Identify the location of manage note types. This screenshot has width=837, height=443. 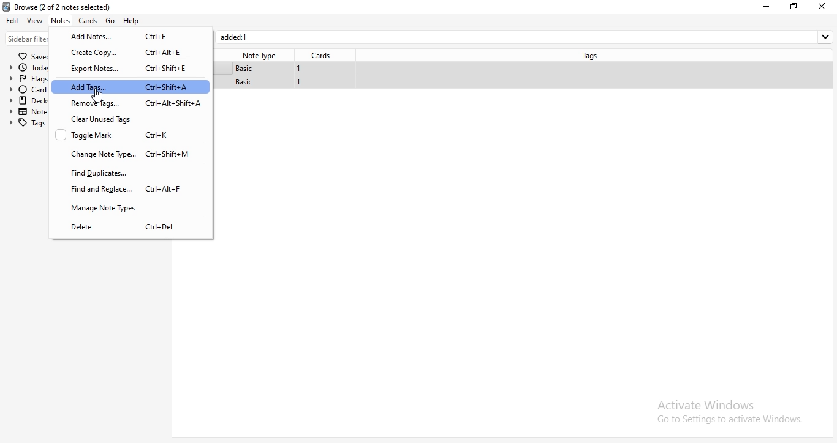
(112, 209).